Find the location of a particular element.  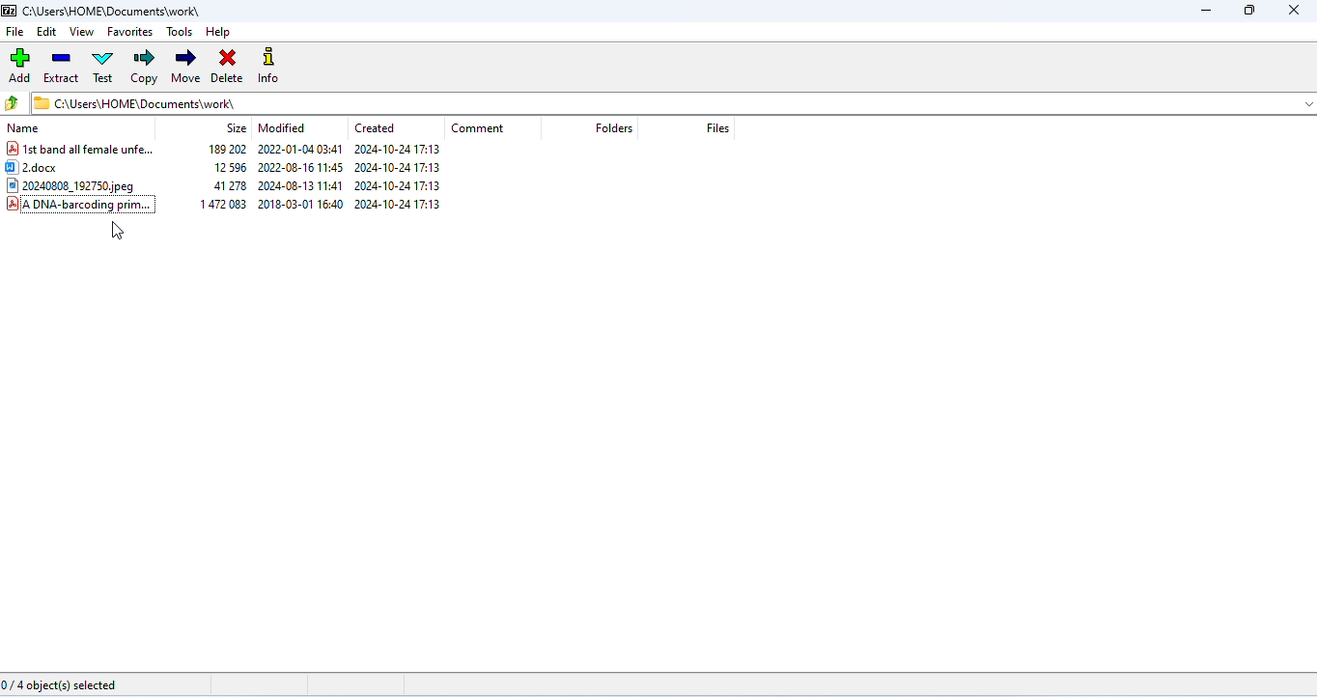

close is located at coordinates (1292, 11).